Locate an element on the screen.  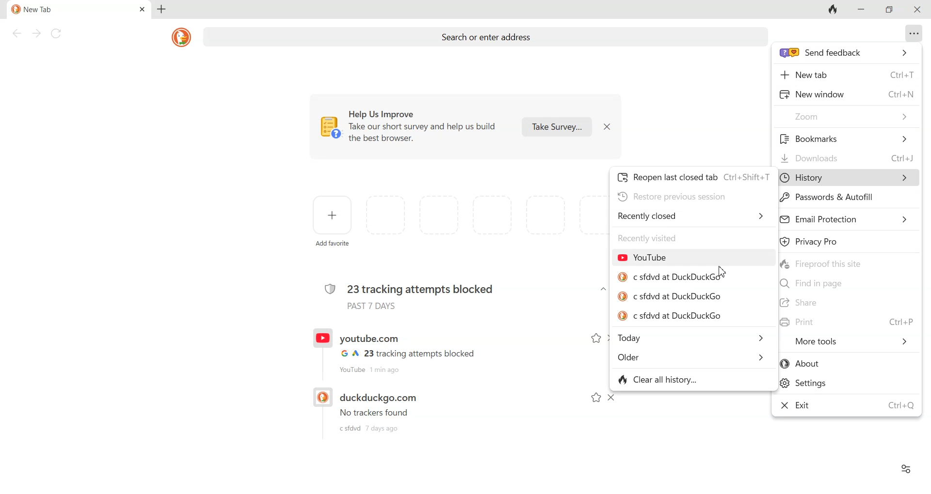
recently visited is located at coordinates (648, 237).